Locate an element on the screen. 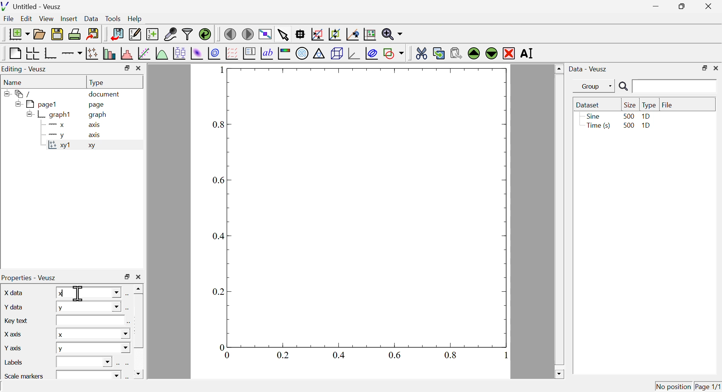  close is located at coordinates (139, 69).